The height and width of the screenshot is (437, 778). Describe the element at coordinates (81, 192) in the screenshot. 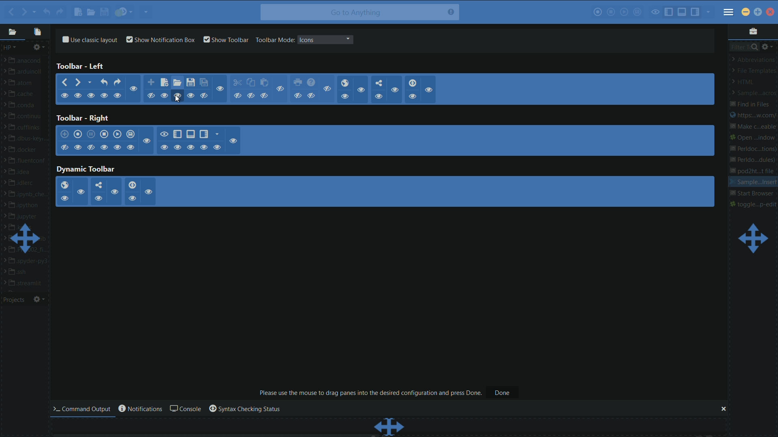

I see `hide/show` at that location.